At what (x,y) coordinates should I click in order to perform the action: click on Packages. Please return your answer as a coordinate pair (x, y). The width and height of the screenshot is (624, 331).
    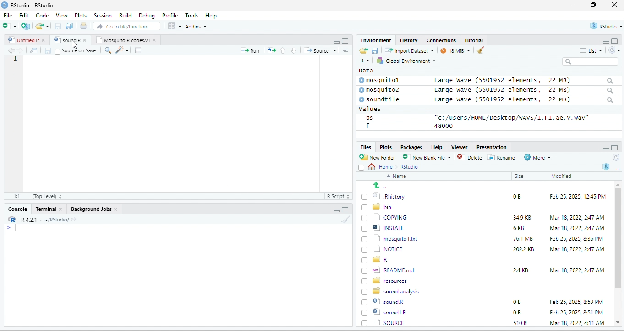
    Looking at the image, I should click on (413, 147).